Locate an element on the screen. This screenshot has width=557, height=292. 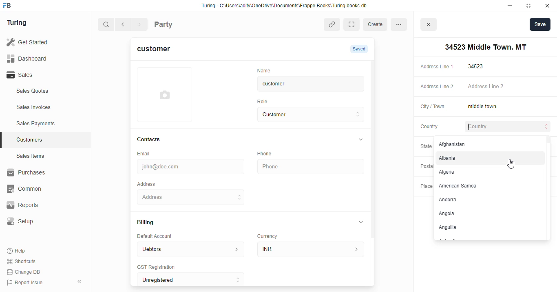
Unregistered is located at coordinates (195, 280).